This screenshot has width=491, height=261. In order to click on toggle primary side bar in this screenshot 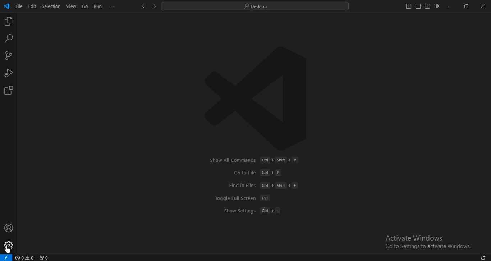, I will do `click(409, 6)`.